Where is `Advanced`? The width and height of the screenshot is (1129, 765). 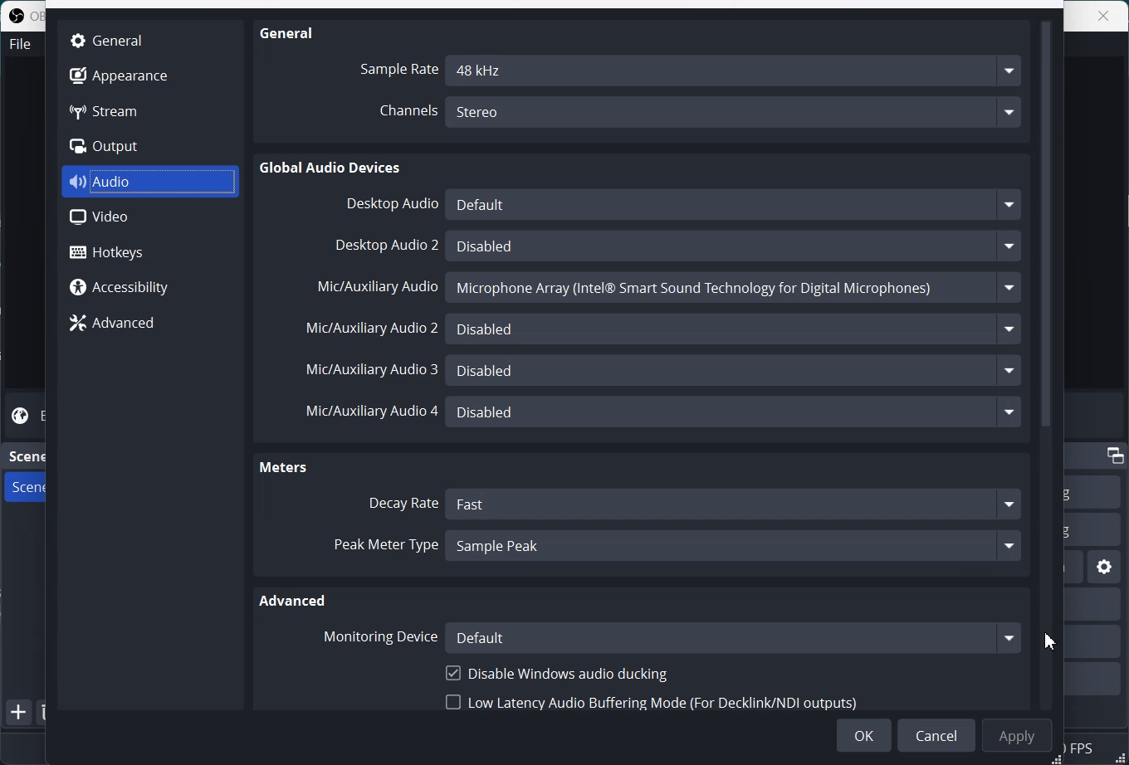
Advanced is located at coordinates (149, 322).